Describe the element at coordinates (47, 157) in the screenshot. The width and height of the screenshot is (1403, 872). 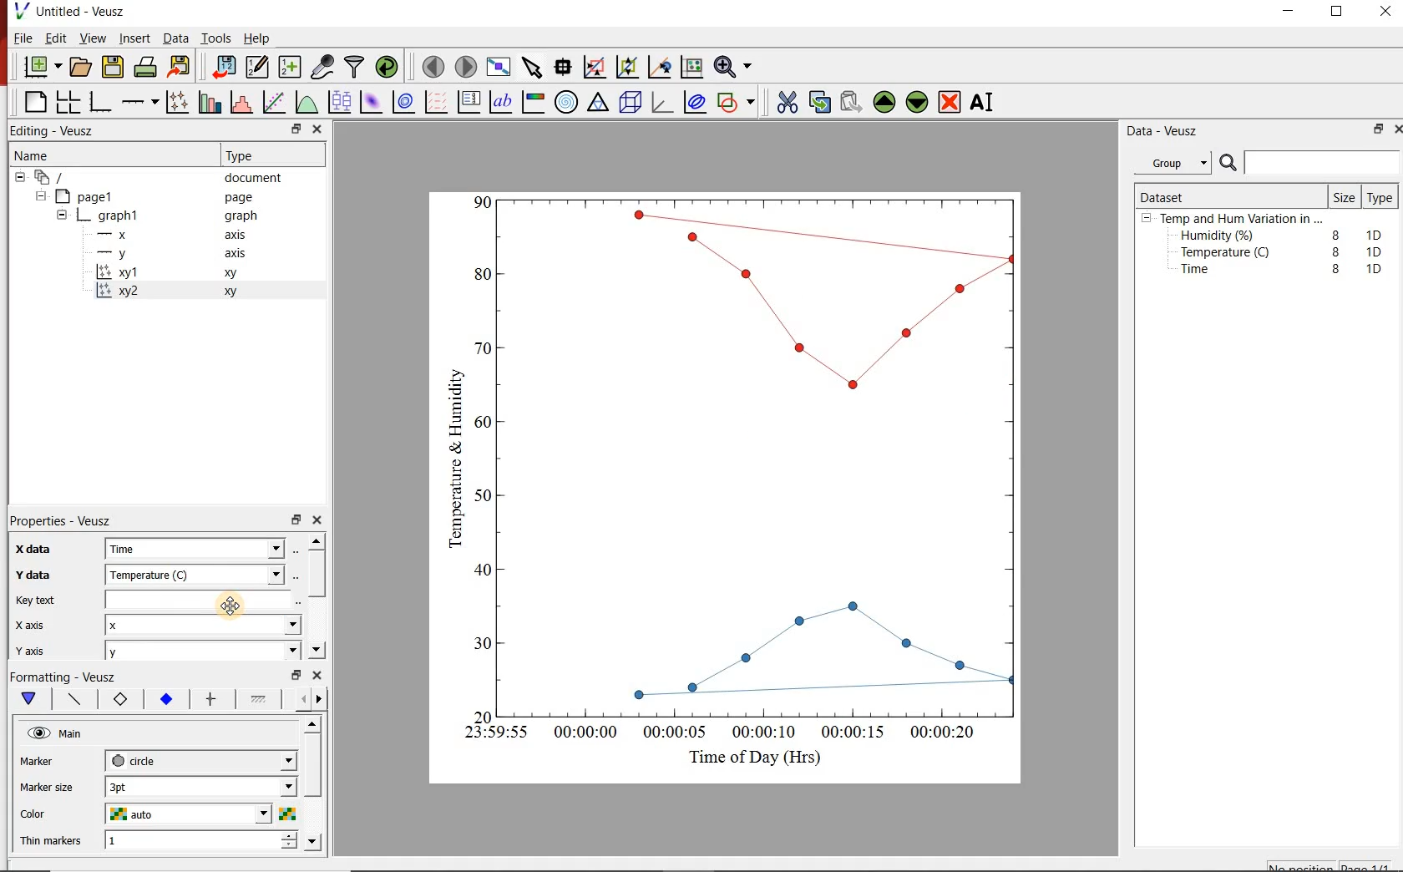
I see `Name` at that location.